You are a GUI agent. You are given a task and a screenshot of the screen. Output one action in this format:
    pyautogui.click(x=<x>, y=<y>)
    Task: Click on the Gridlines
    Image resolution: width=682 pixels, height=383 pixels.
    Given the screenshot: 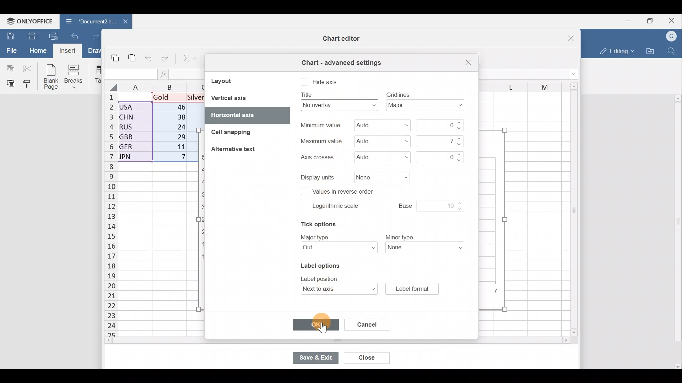 What is the action you would take?
    pyautogui.click(x=427, y=106)
    